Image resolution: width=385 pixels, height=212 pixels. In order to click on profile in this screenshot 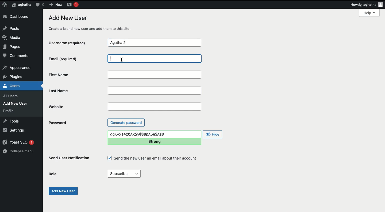, I will do `click(10, 111)`.